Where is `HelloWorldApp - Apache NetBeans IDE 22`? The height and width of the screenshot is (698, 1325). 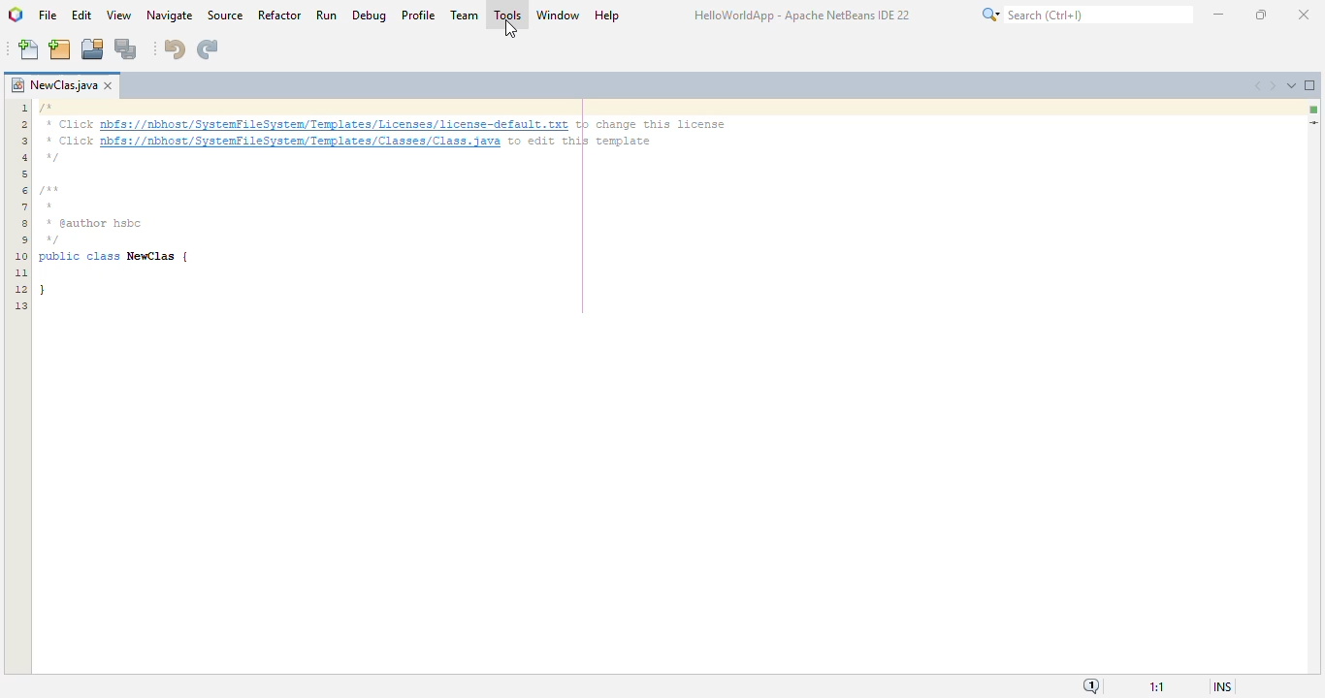 HelloWorldApp - Apache NetBeans IDE 22 is located at coordinates (801, 17).